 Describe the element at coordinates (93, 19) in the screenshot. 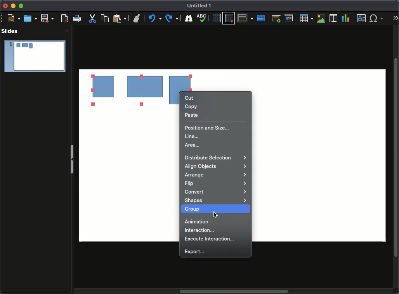

I see `Cute` at that location.